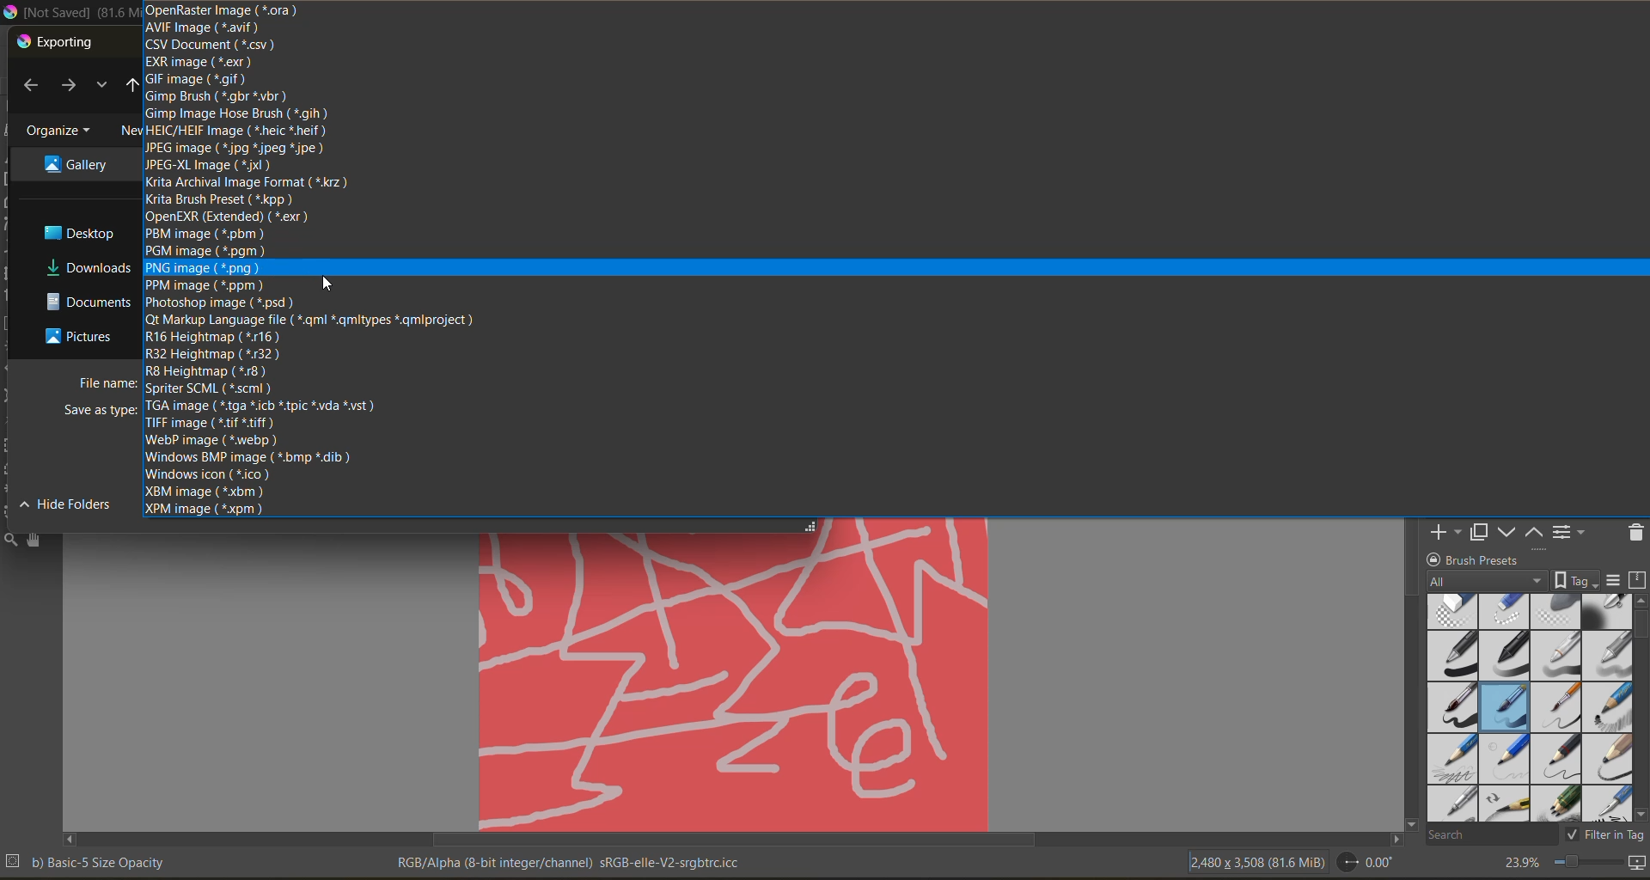 The image size is (1650, 880). Describe the element at coordinates (199, 63) in the screenshot. I see `exr image` at that location.